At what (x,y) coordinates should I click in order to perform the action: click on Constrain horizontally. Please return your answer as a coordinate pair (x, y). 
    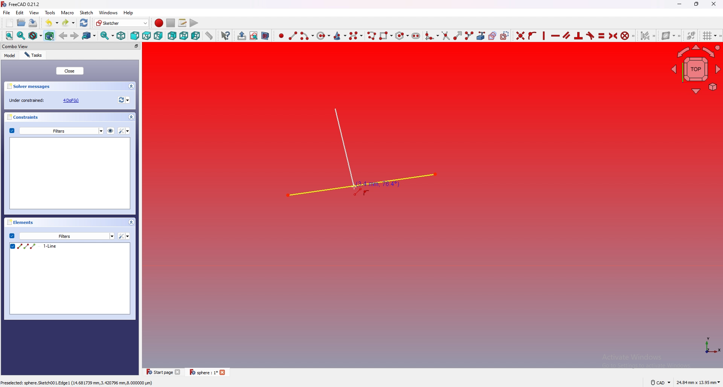
    Looking at the image, I should click on (555, 36).